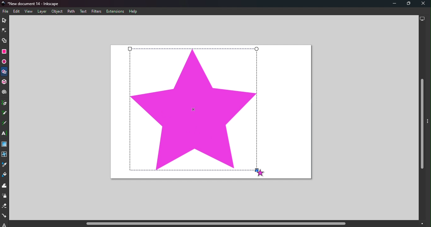  I want to click on Maximize tool, so click(407, 3).